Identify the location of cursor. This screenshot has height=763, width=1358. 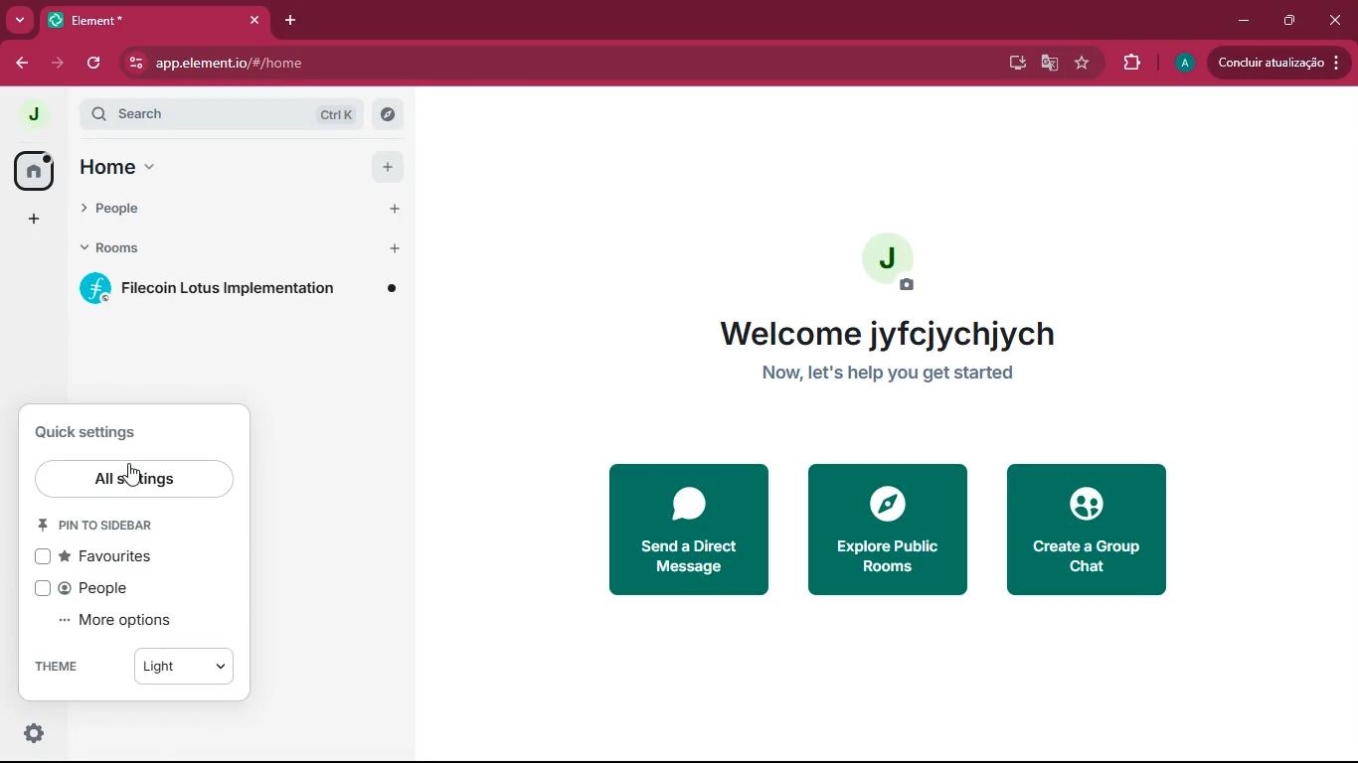
(135, 472).